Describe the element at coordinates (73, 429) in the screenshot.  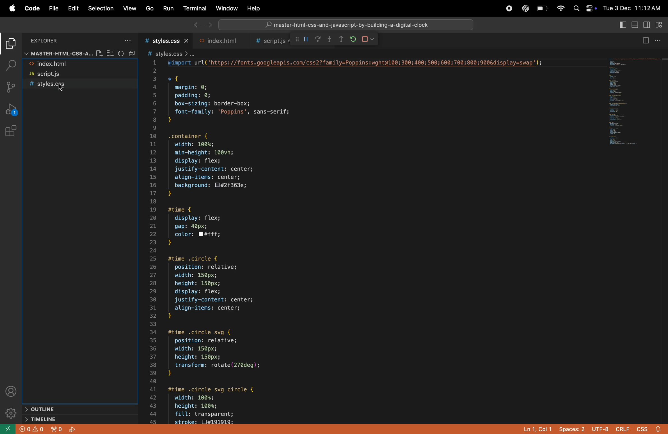
I see `start debug` at that location.